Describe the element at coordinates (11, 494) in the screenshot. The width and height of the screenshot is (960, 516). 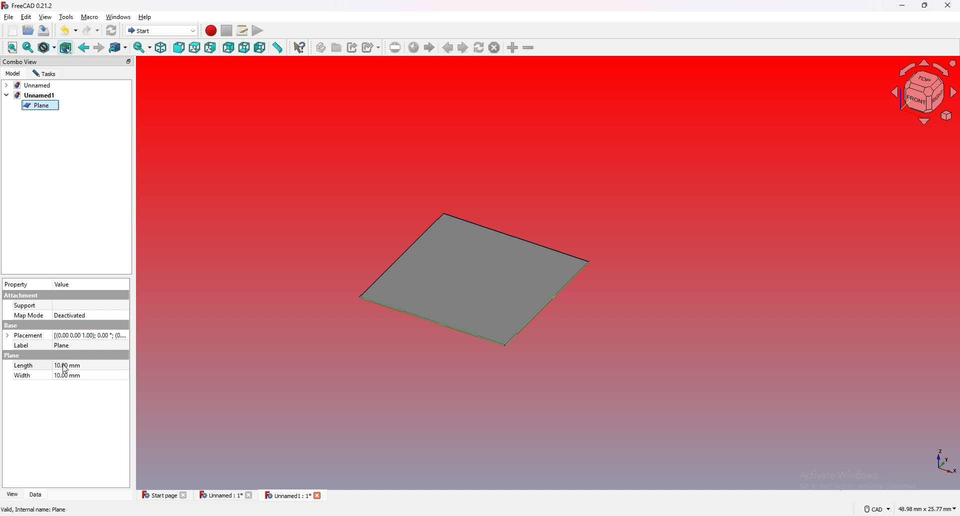
I see `view` at that location.